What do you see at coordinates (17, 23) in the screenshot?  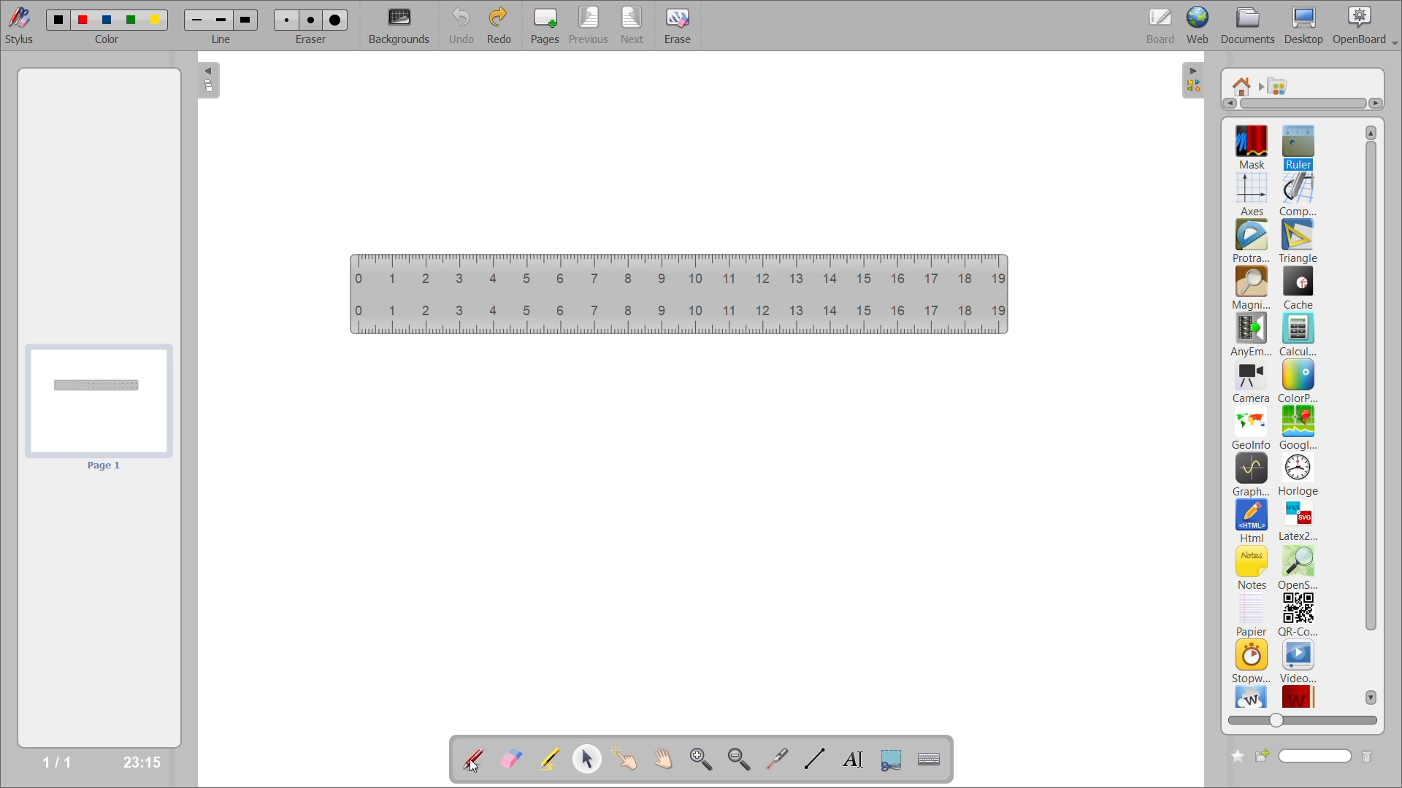 I see `stylus` at bounding box center [17, 23].